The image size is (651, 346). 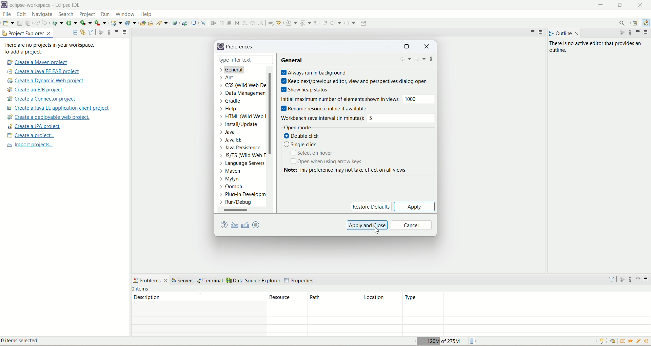 What do you see at coordinates (294, 60) in the screenshot?
I see `general` at bounding box center [294, 60].